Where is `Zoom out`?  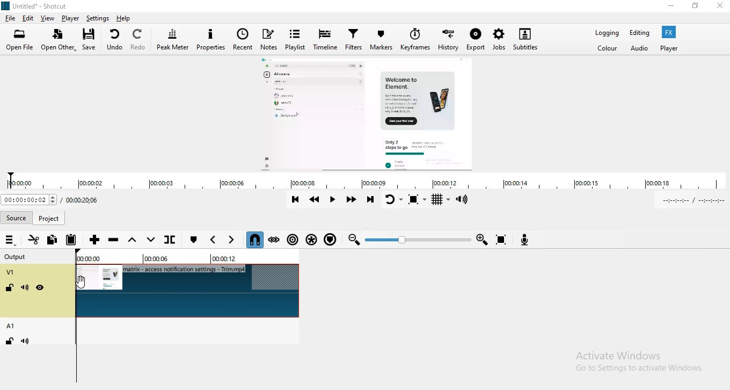 Zoom out is located at coordinates (354, 239).